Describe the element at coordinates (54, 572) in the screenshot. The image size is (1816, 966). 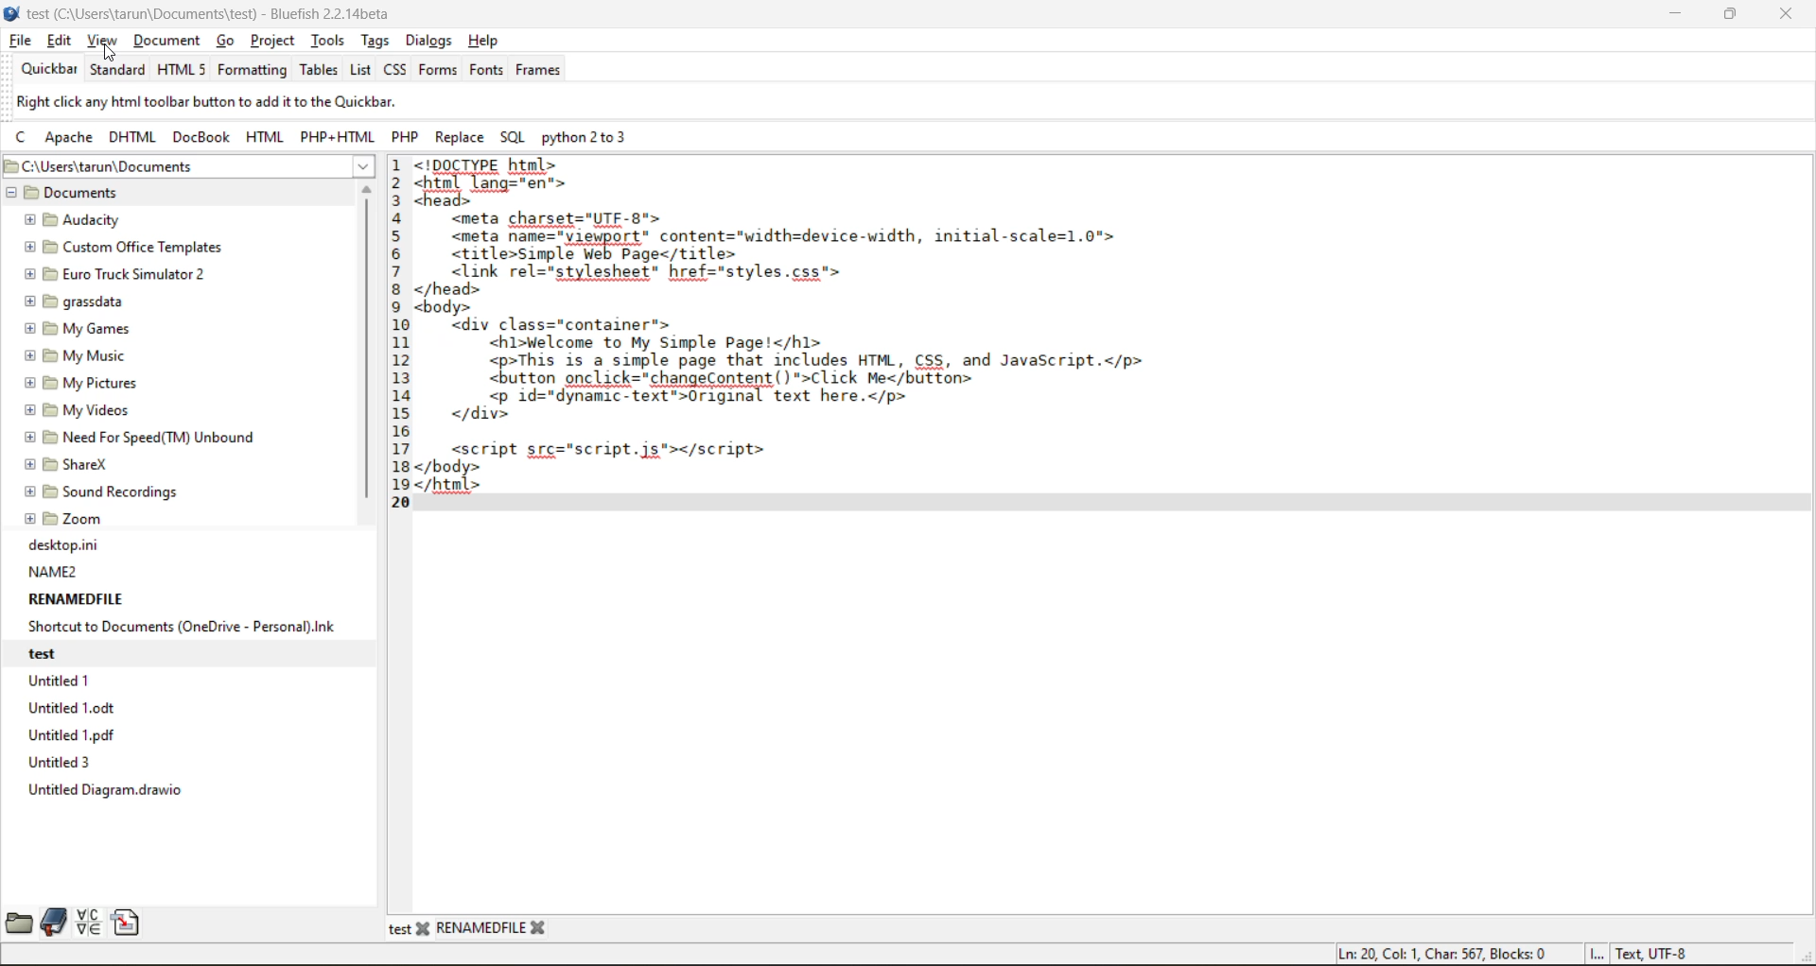
I see `NAME2` at that location.